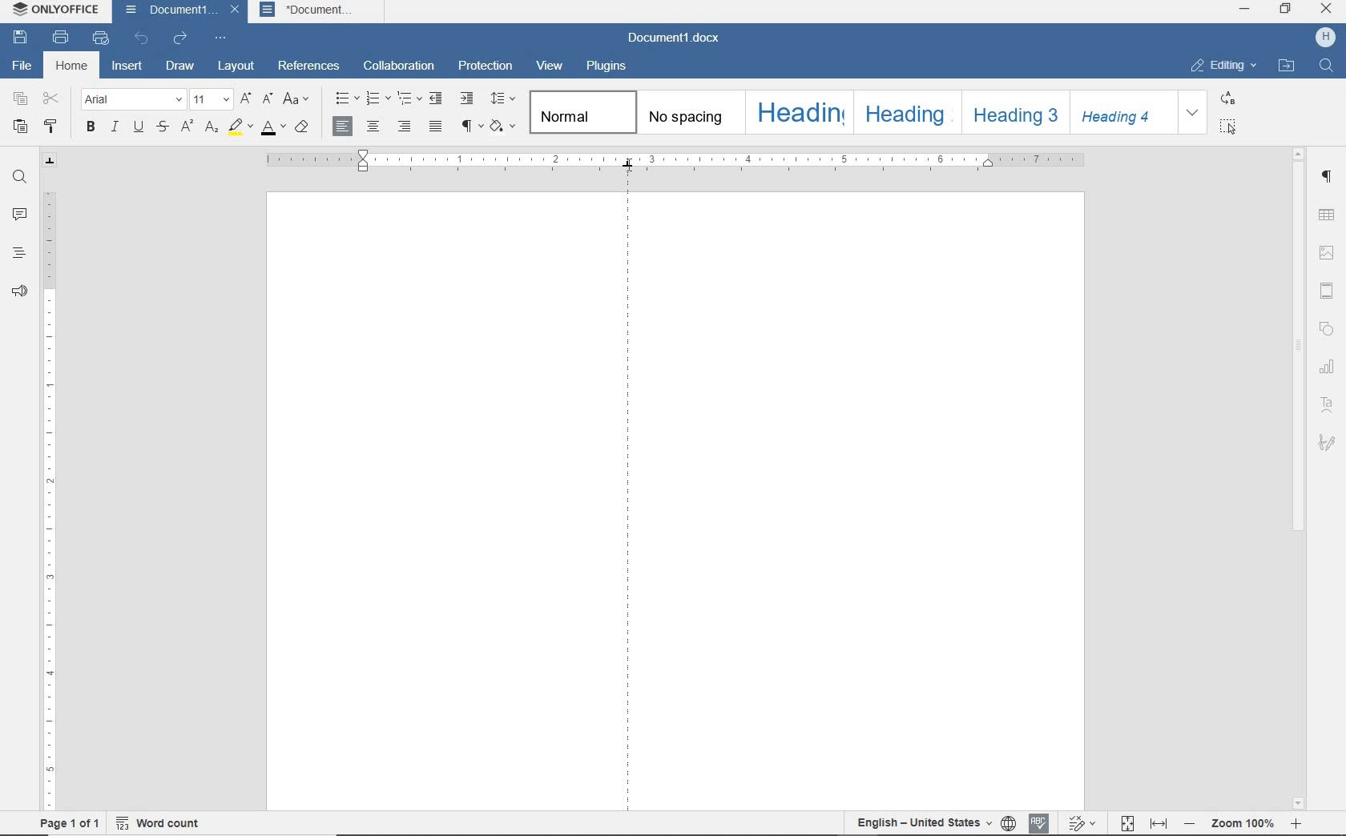  Describe the element at coordinates (128, 67) in the screenshot. I see `INSERT` at that location.